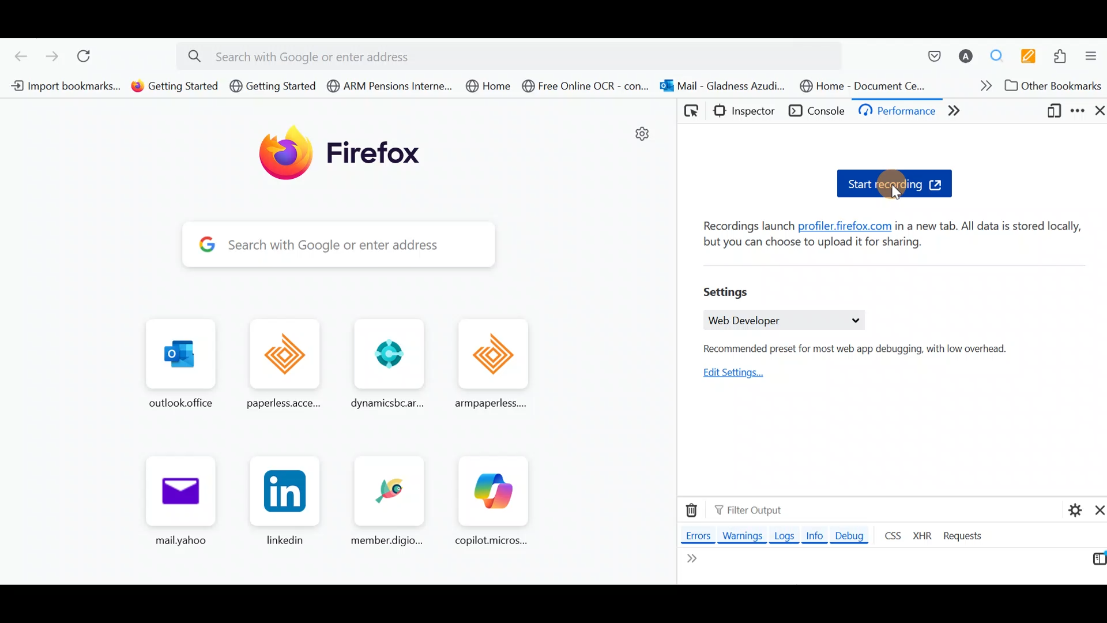 The image size is (1107, 623). What do you see at coordinates (1054, 87) in the screenshot?
I see `Other bookmarks` at bounding box center [1054, 87].